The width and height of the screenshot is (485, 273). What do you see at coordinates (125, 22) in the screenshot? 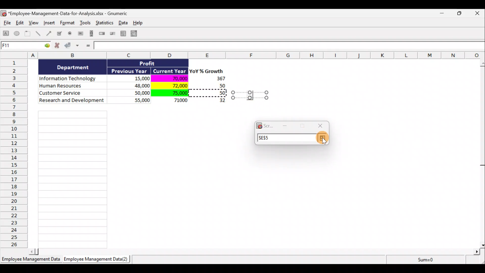
I see `Data` at bounding box center [125, 22].